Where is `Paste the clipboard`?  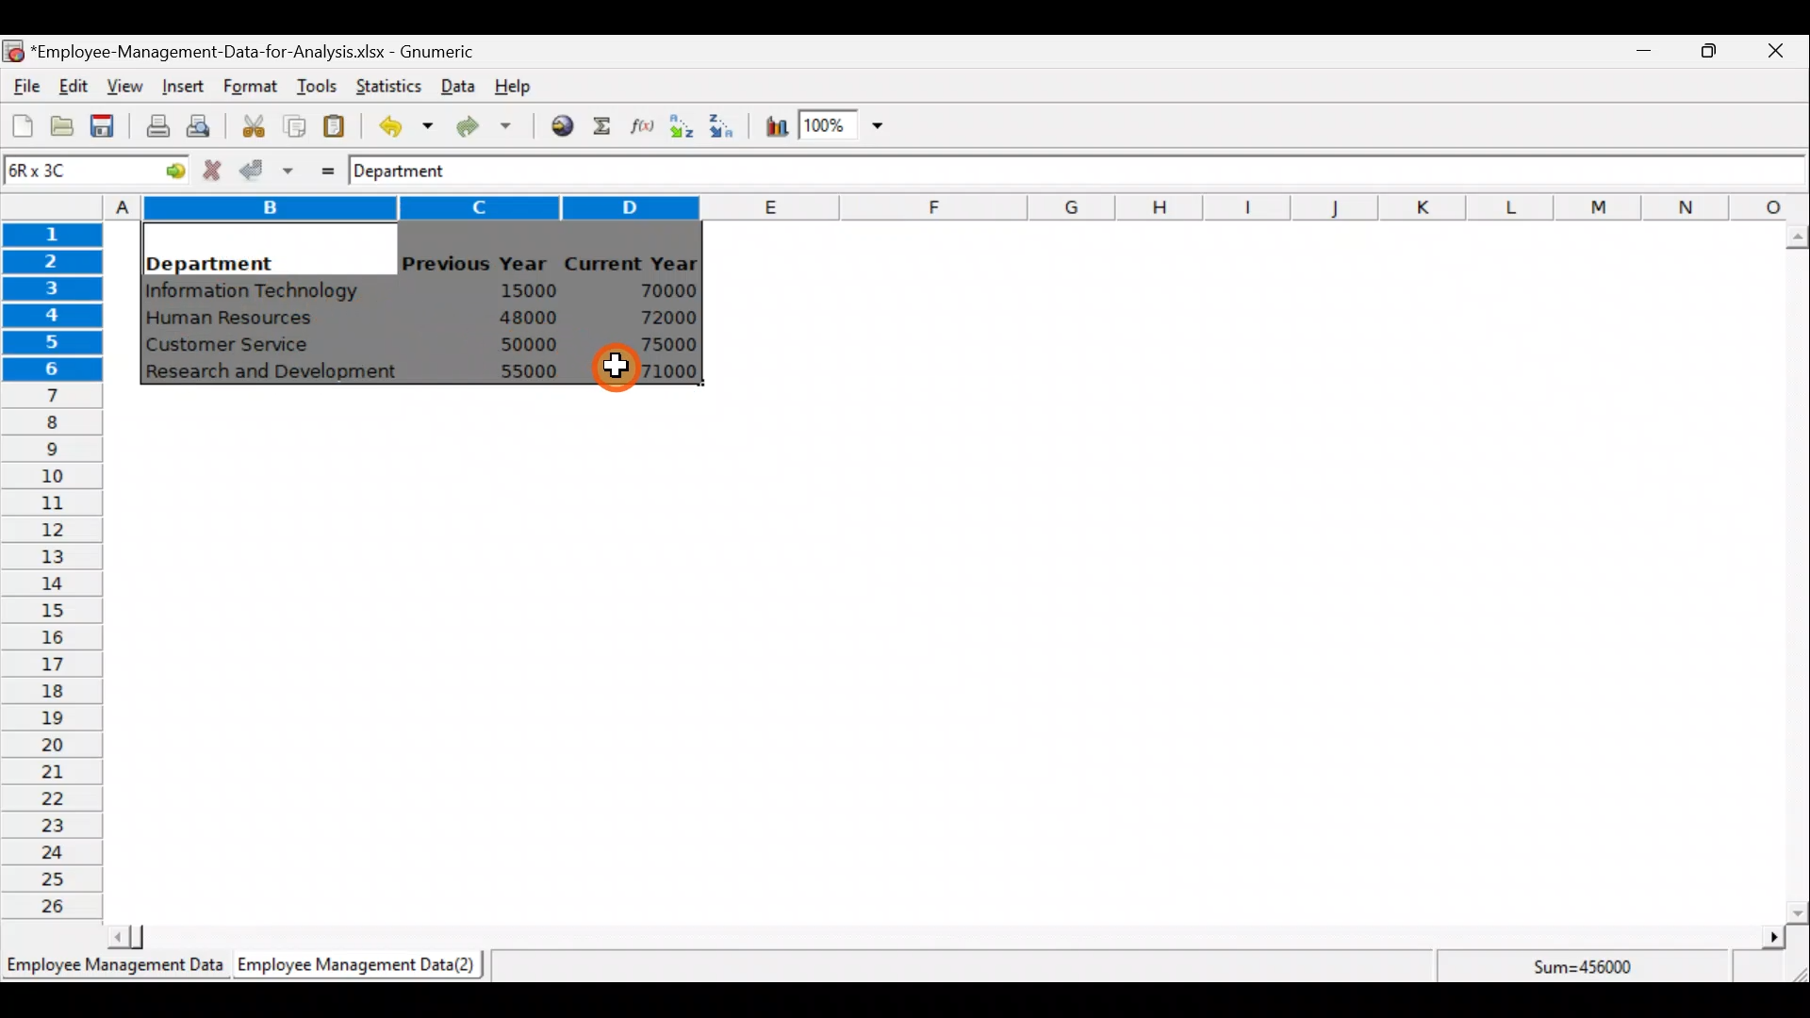
Paste the clipboard is located at coordinates (334, 125).